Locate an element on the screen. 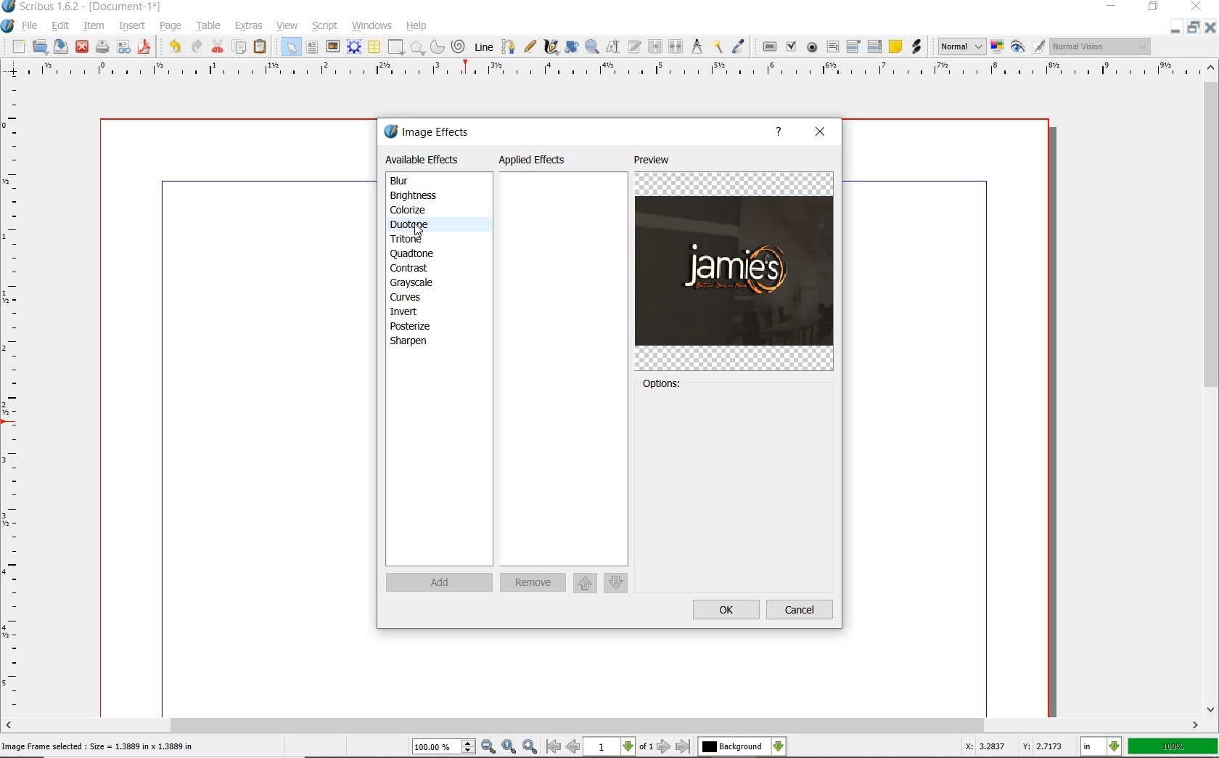 The width and height of the screenshot is (1219, 758). page is located at coordinates (170, 26).